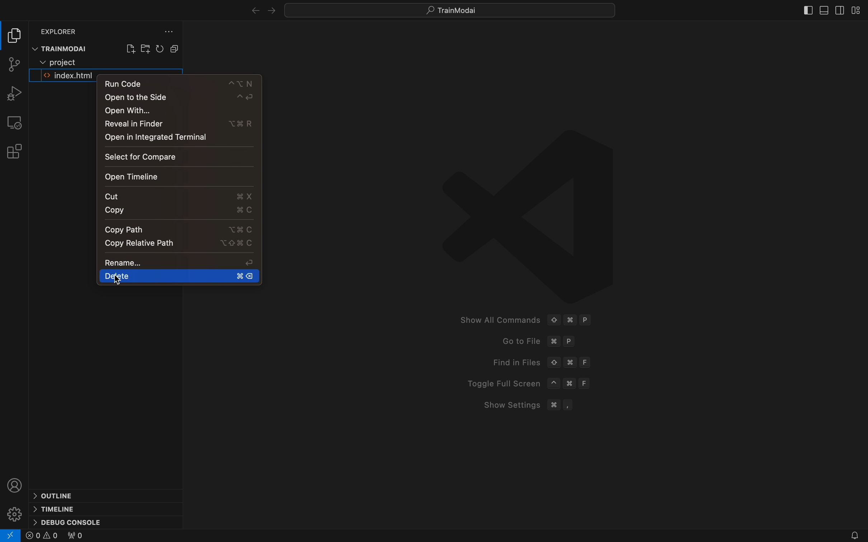  What do you see at coordinates (846, 533) in the screenshot?
I see `notification` at bounding box center [846, 533].